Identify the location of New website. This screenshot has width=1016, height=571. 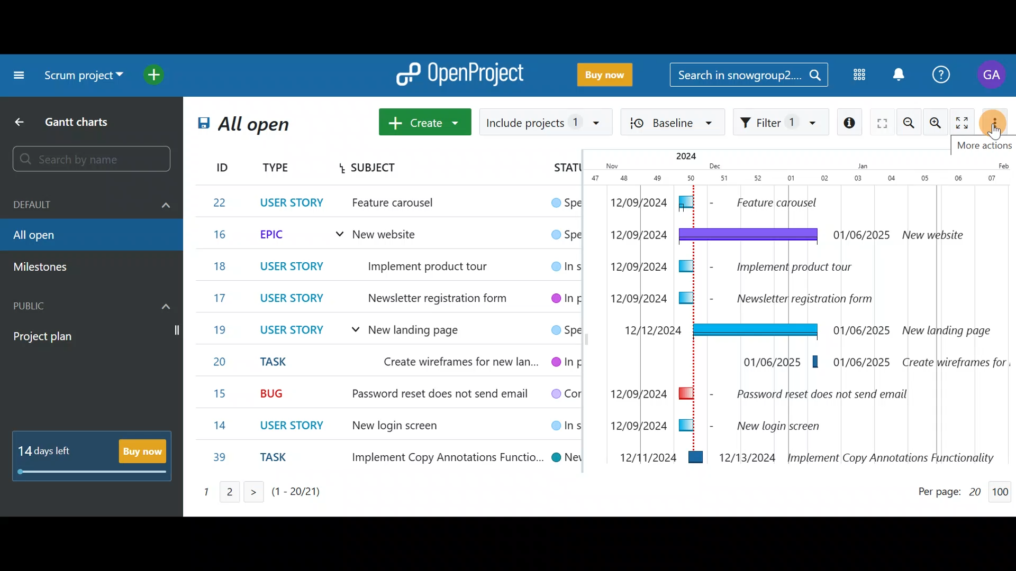
(385, 236).